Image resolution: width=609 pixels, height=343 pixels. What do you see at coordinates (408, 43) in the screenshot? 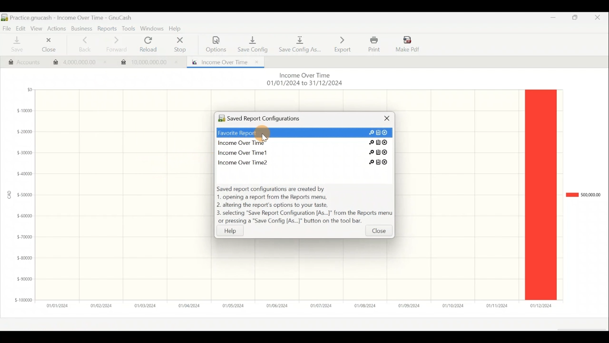
I see `Make Pdf` at bounding box center [408, 43].